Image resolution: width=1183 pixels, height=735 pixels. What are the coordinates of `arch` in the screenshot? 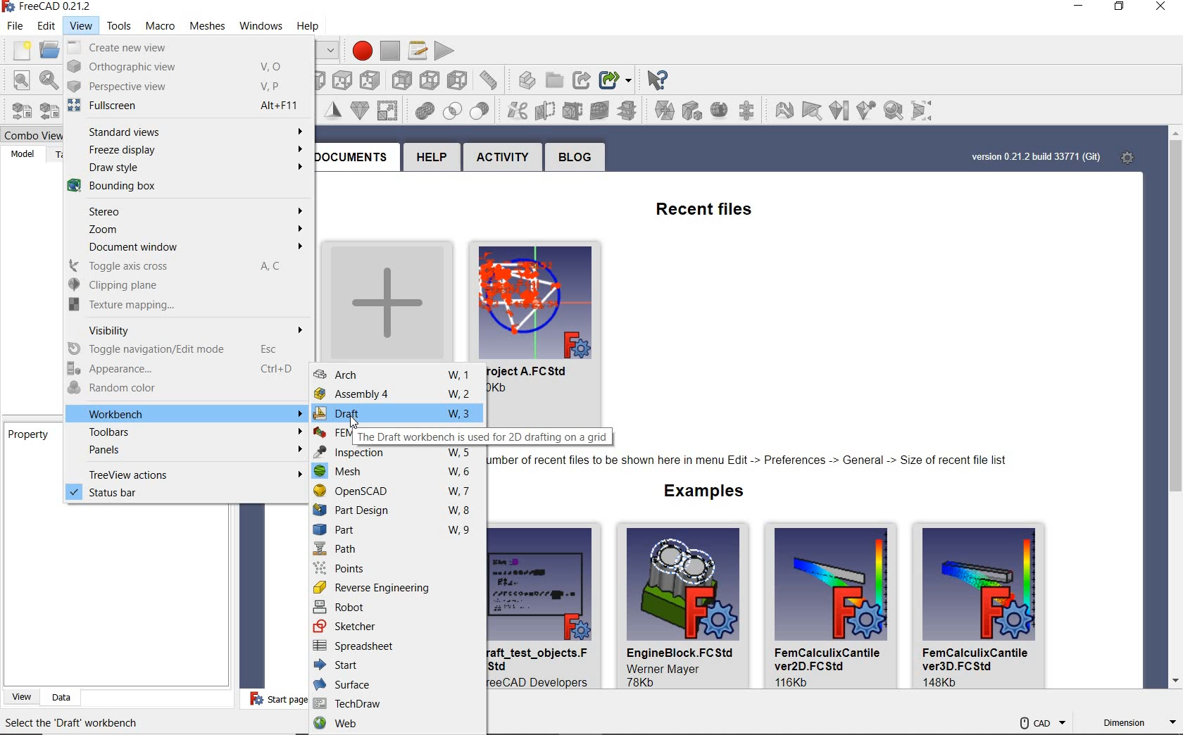 It's located at (398, 375).